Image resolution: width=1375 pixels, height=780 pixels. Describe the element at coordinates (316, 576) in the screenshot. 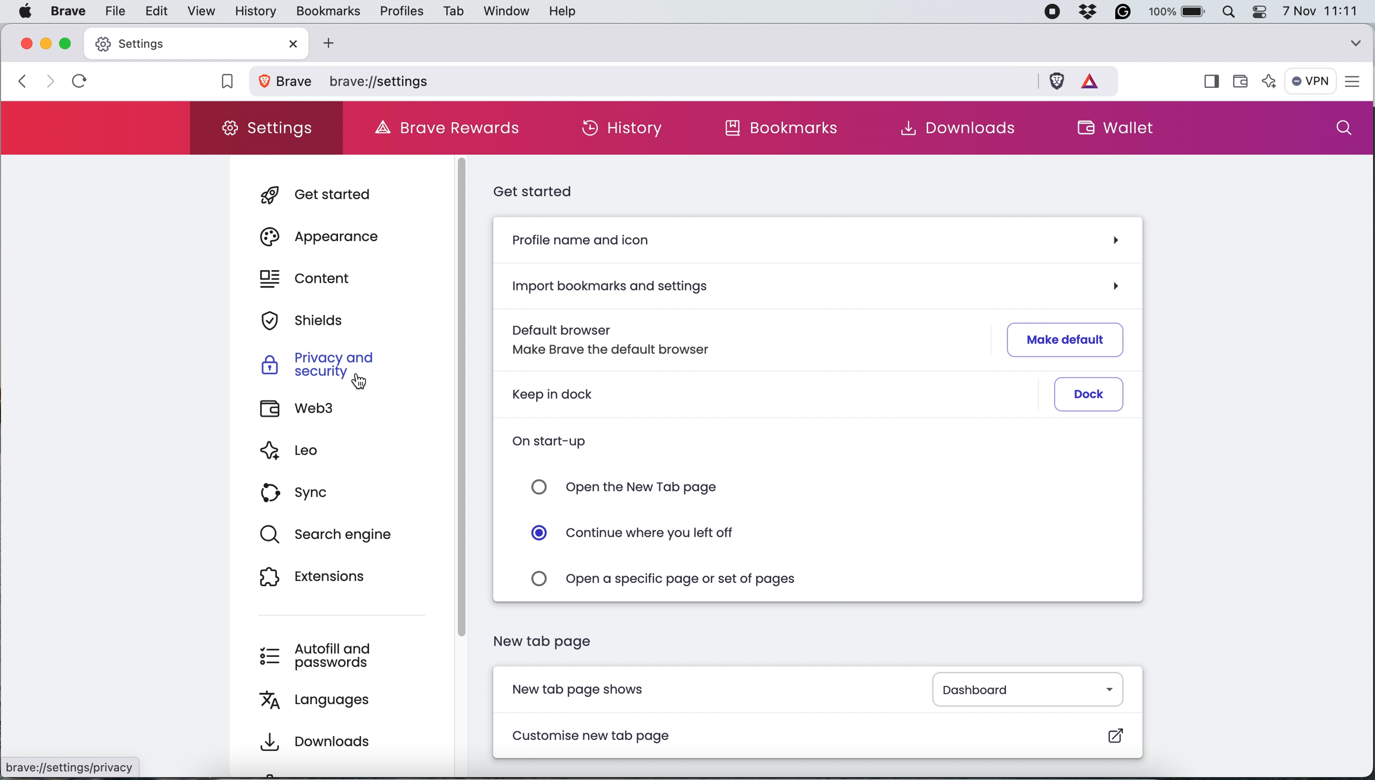

I see `extensions` at that location.